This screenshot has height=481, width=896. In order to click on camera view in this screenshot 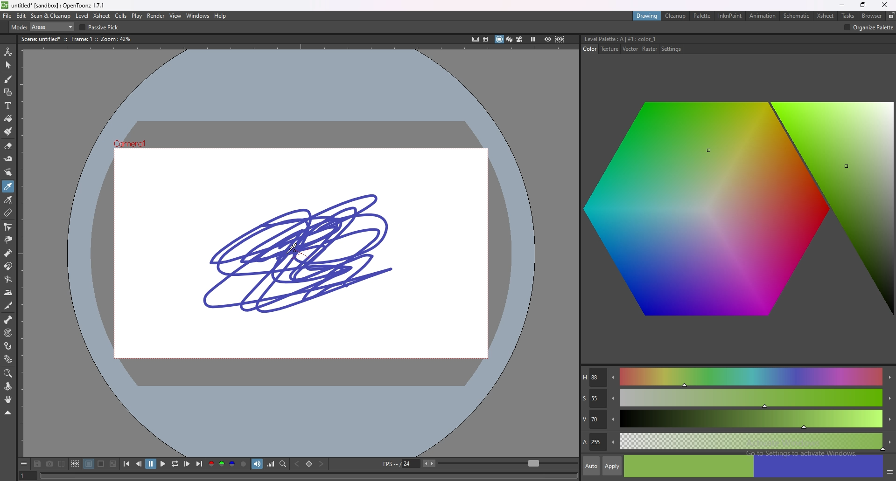, I will do `click(519, 39)`.